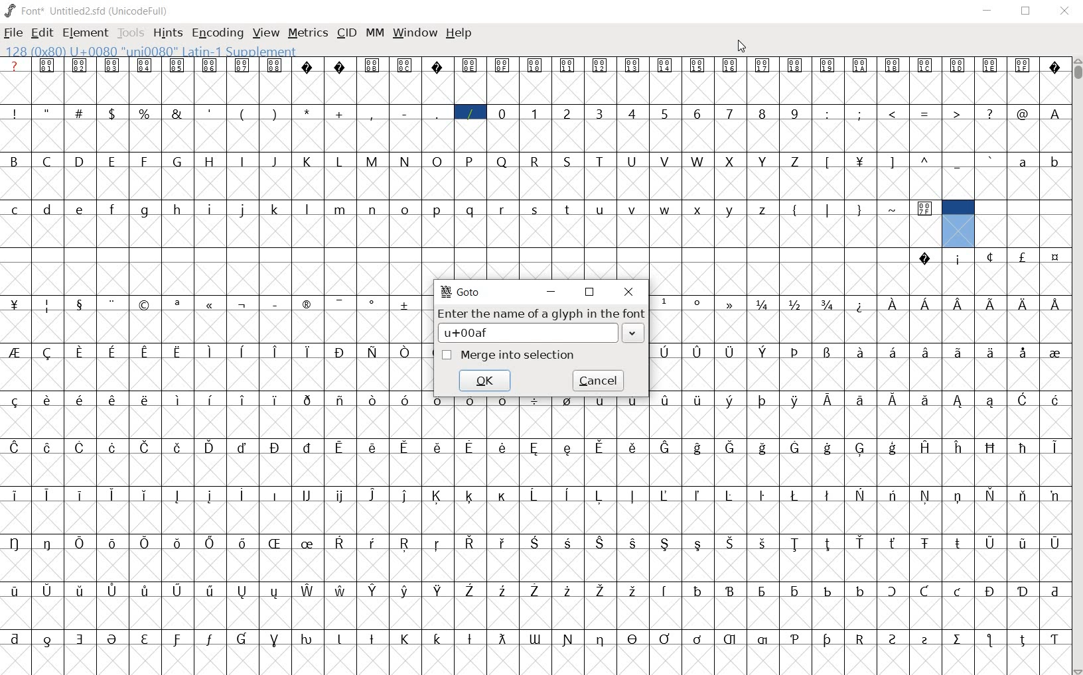  I want to click on Symbol, so click(763, 352).